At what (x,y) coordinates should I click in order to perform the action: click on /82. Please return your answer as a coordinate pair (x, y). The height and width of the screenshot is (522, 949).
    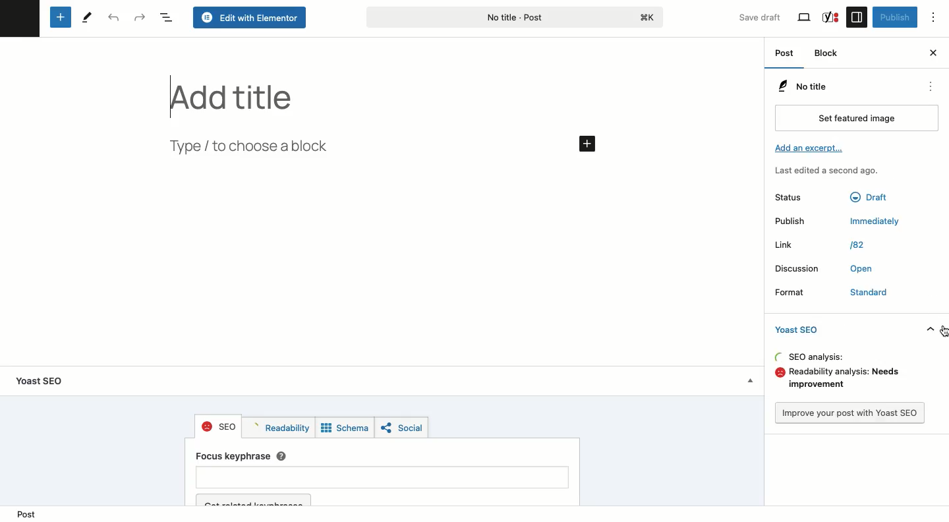
    Looking at the image, I should click on (857, 245).